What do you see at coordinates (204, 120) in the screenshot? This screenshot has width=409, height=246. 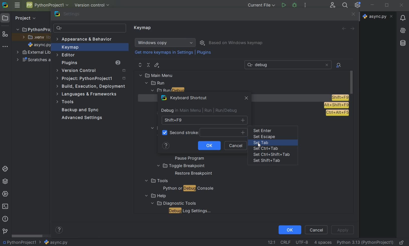 I see `shift+F9` at bounding box center [204, 120].